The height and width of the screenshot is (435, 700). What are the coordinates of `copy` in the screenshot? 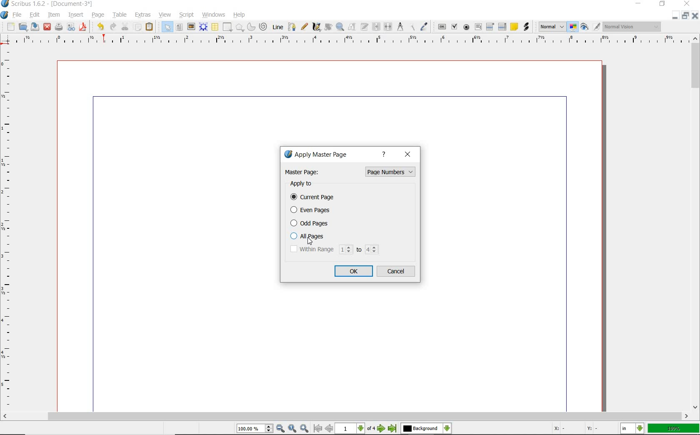 It's located at (137, 27).